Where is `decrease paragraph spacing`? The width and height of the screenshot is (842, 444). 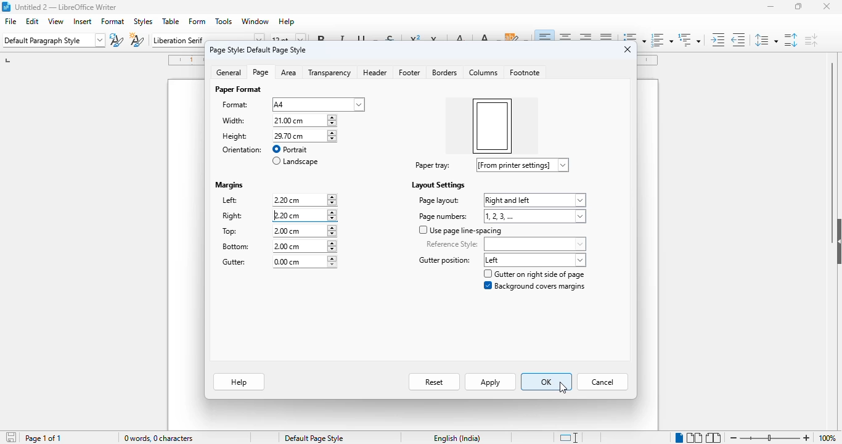
decrease paragraph spacing is located at coordinates (811, 39).